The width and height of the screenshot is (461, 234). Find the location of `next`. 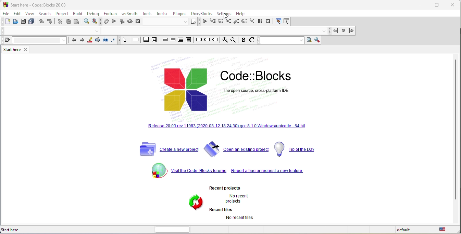

next is located at coordinates (84, 40).